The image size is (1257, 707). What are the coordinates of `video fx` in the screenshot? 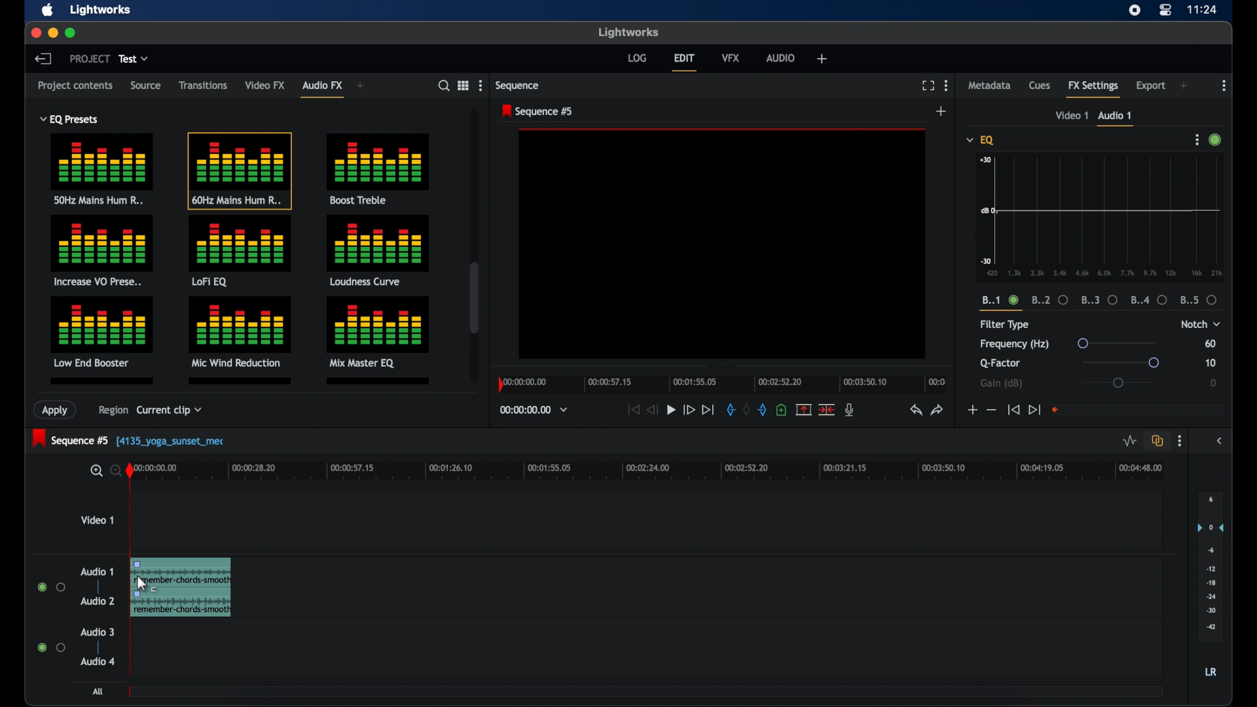 It's located at (266, 86).